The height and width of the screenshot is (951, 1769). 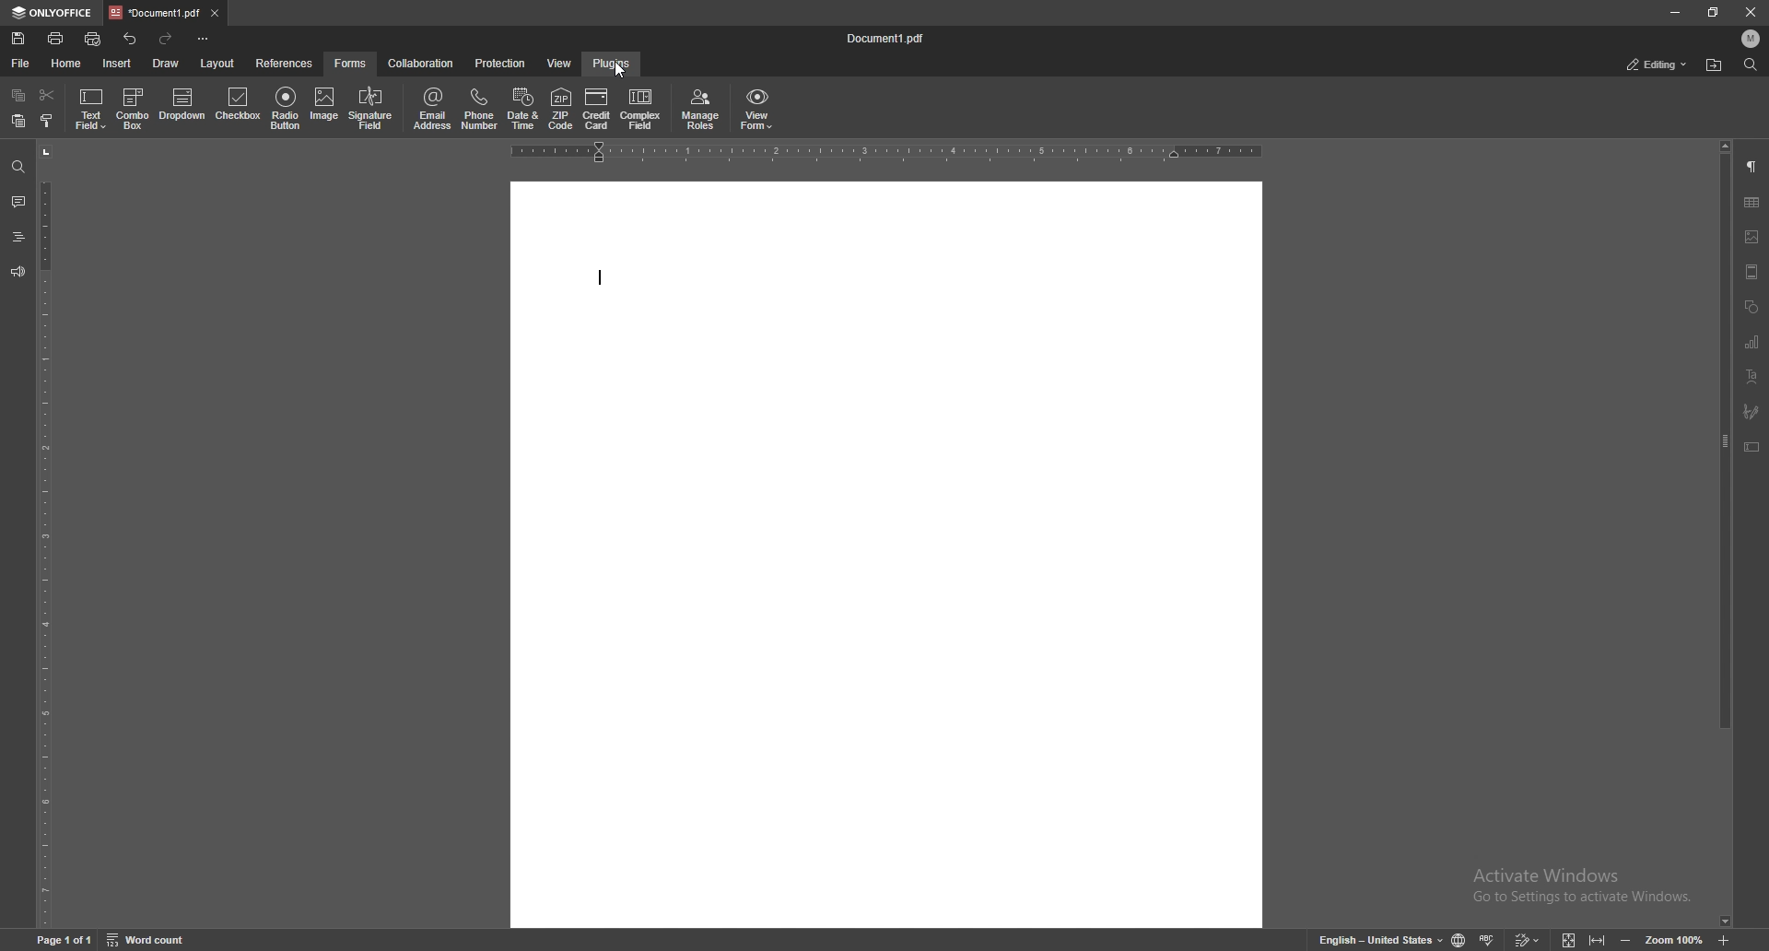 What do you see at coordinates (602, 274) in the screenshot?
I see `type` at bounding box center [602, 274].